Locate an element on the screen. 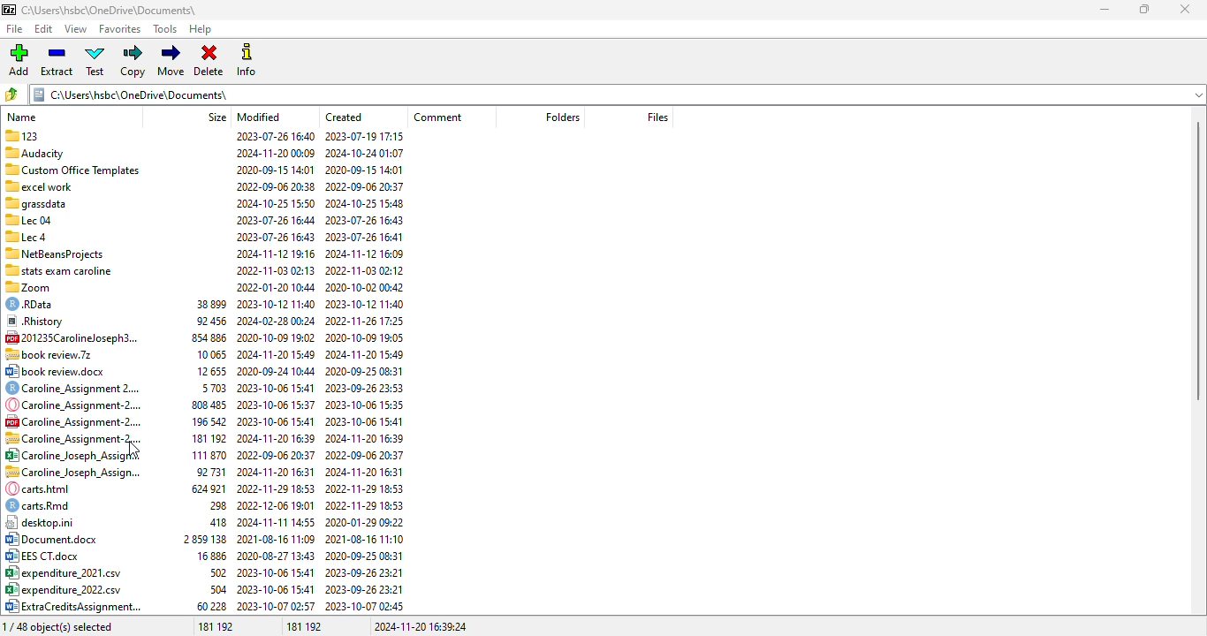 The height and width of the screenshot is (636, 1207). 1/48 object(s) selected is located at coordinates (59, 626).